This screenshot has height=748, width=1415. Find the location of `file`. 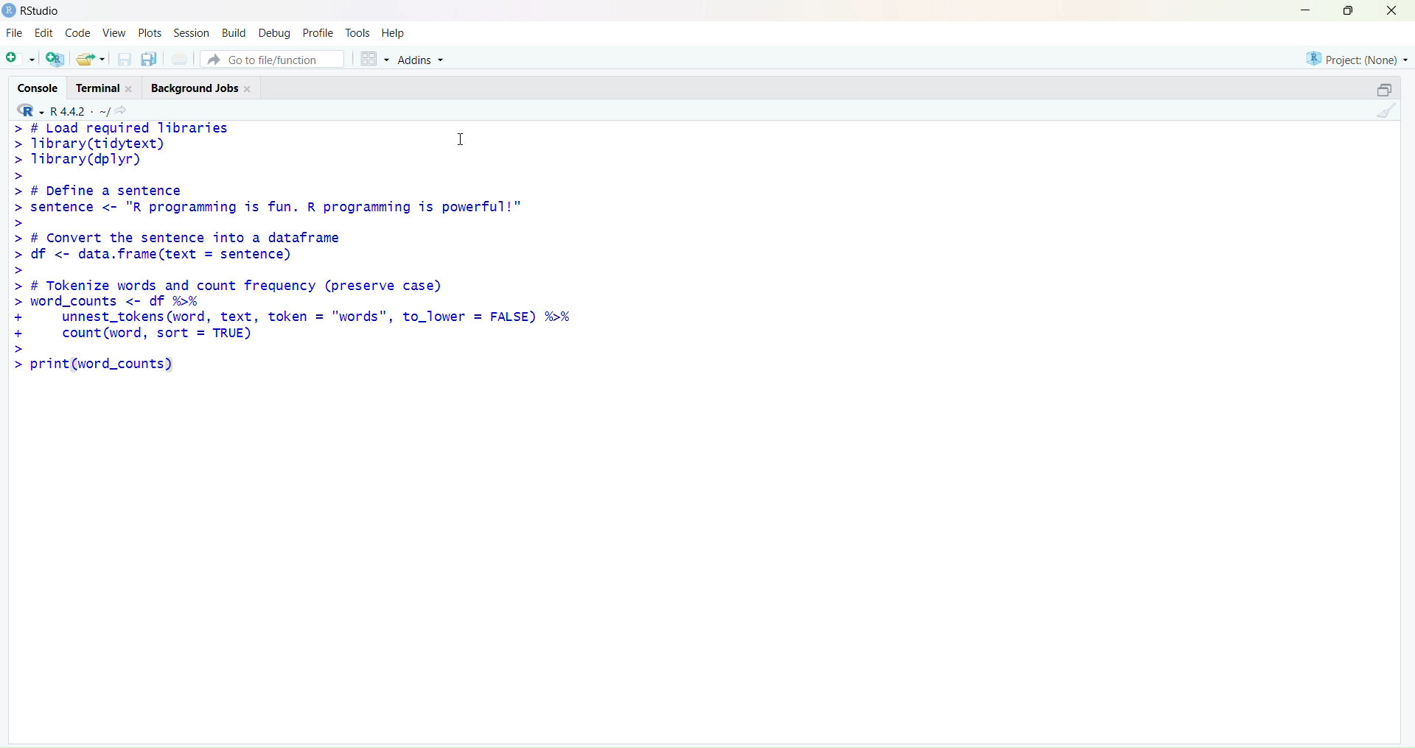

file is located at coordinates (16, 32).